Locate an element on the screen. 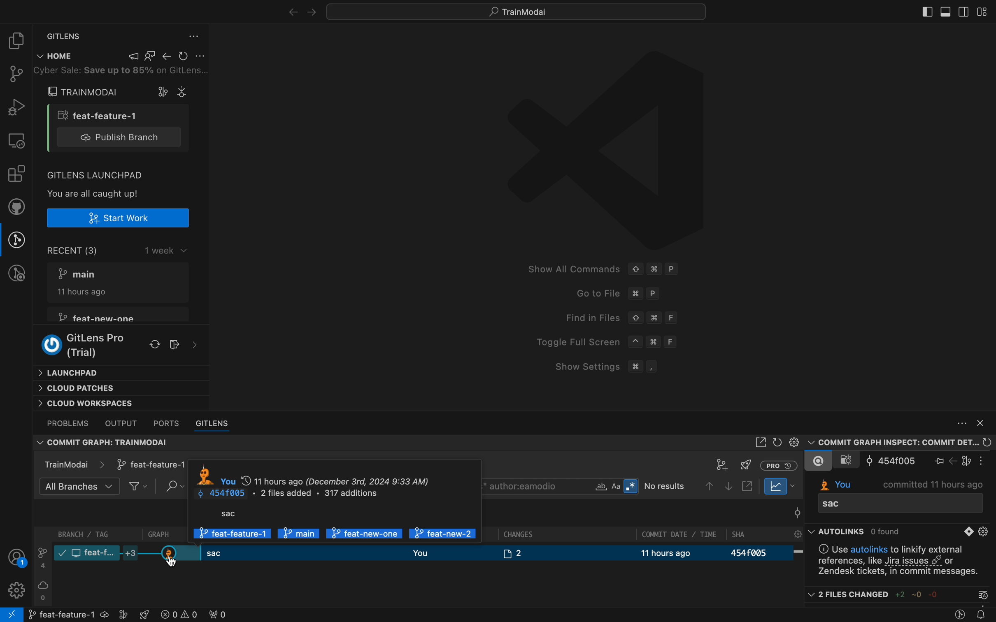 The image size is (996, 622). toggle primary bar is located at coordinates (945, 11).